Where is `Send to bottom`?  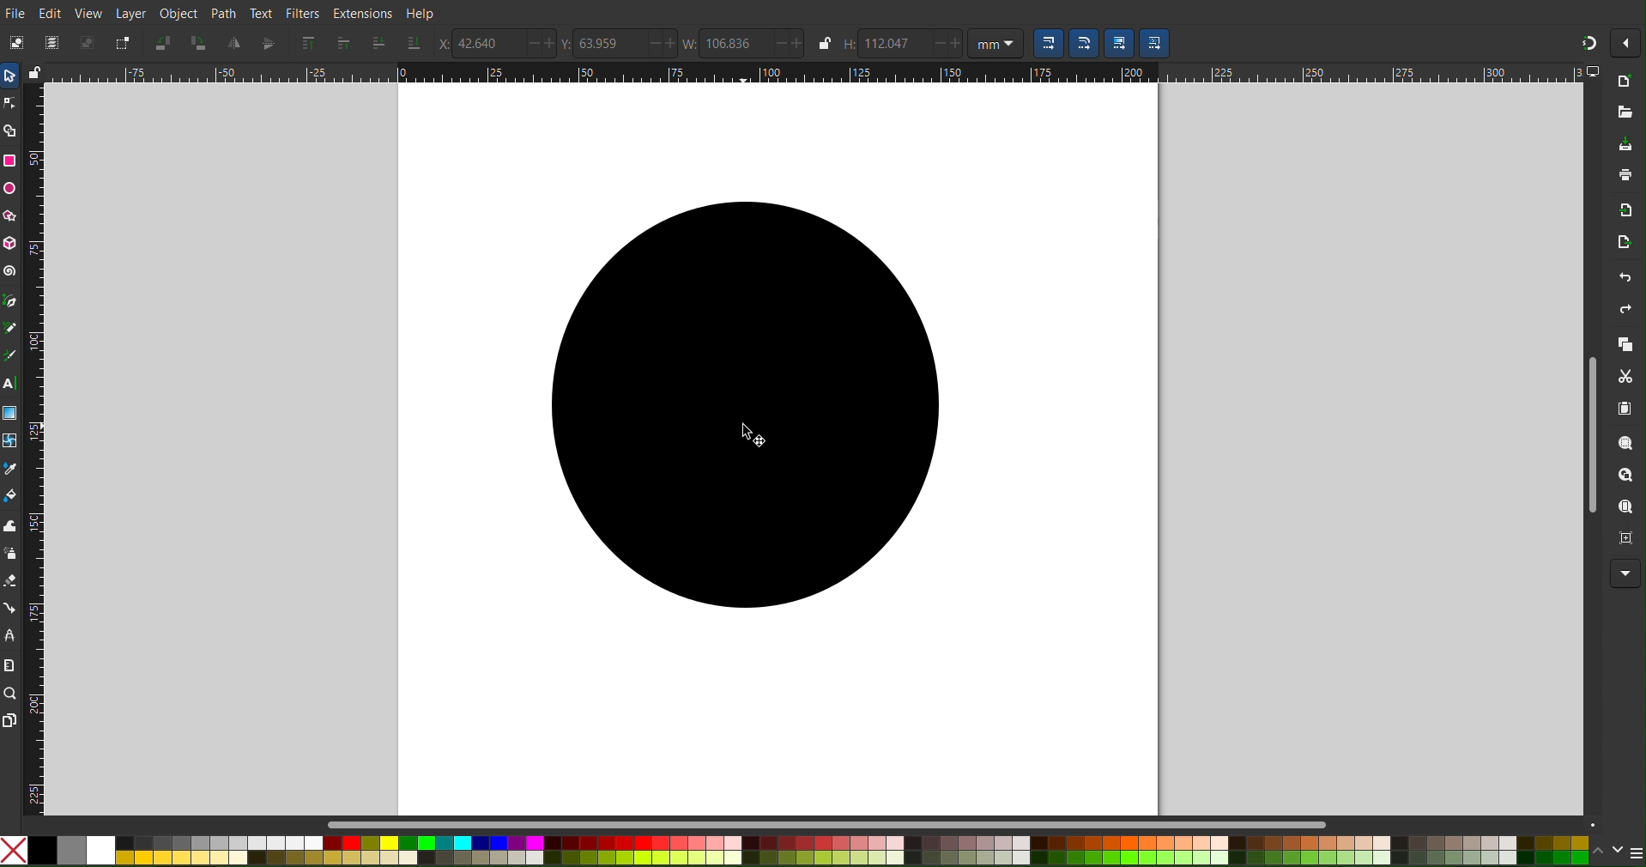
Send to bottom is located at coordinates (412, 44).